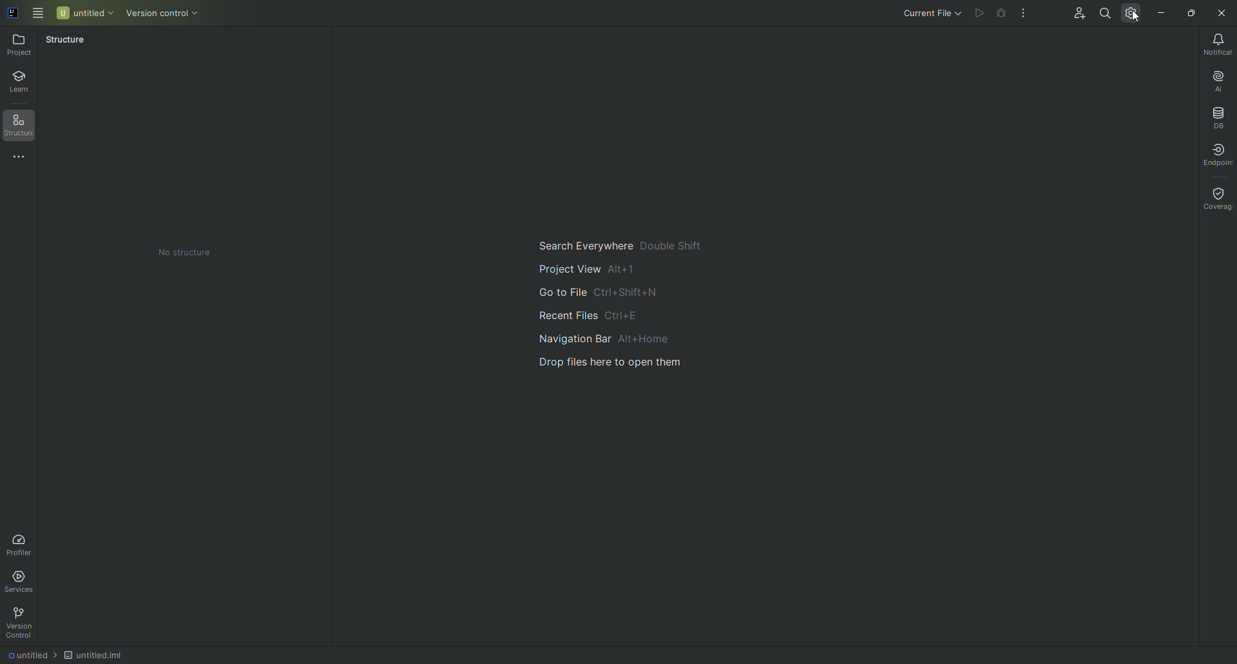  I want to click on Minimize, so click(1160, 12).